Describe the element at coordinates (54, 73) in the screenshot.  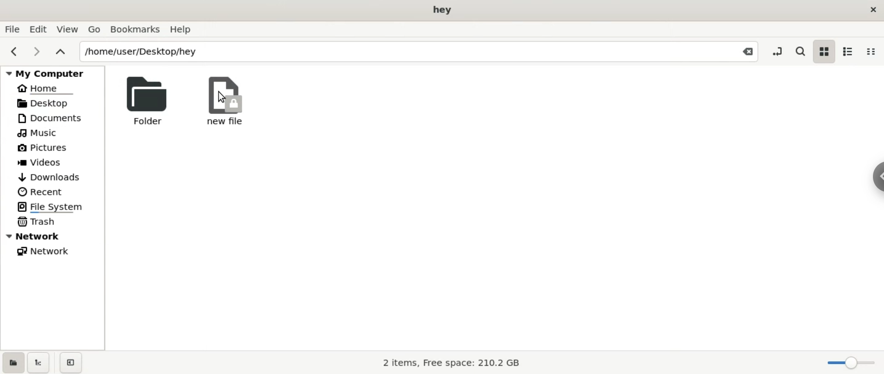
I see `My Computer` at that location.